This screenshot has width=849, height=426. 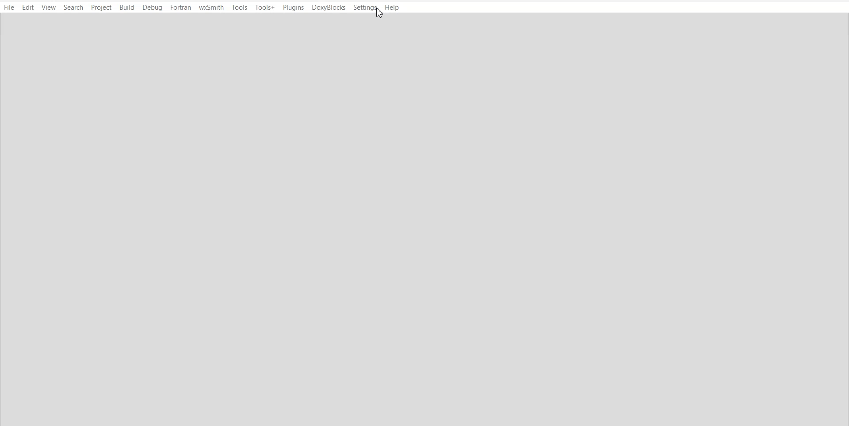 What do you see at coordinates (28, 8) in the screenshot?
I see `Edit` at bounding box center [28, 8].